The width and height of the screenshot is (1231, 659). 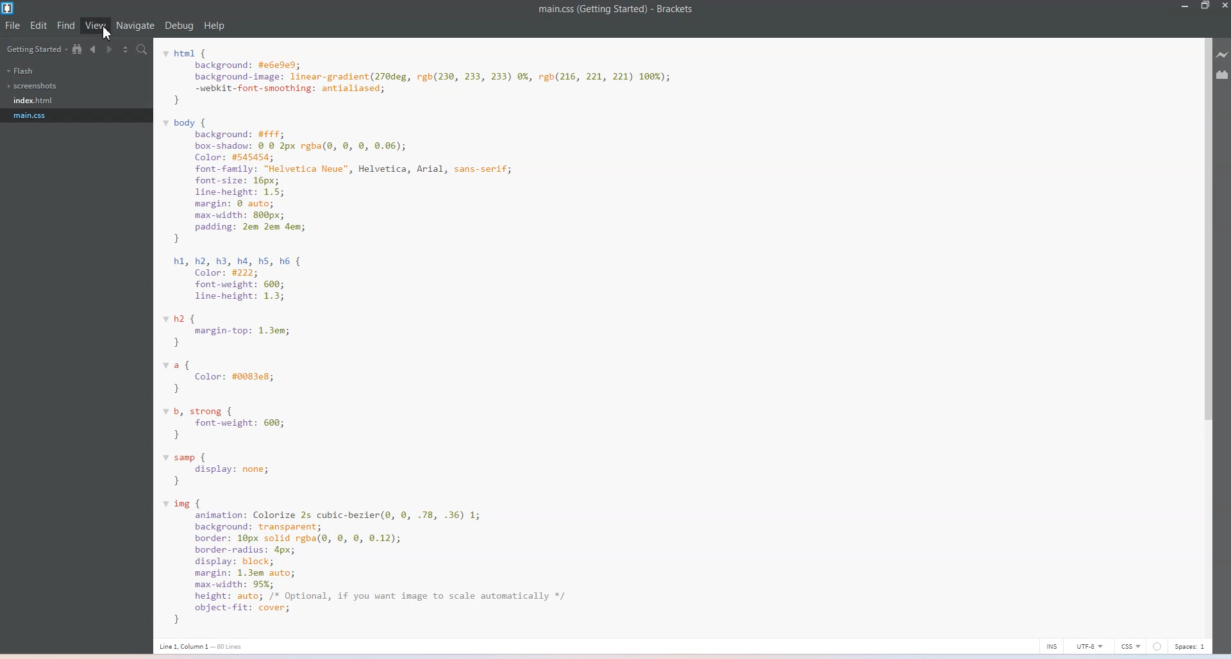 What do you see at coordinates (36, 99) in the screenshot?
I see `Index.css` at bounding box center [36, 99].